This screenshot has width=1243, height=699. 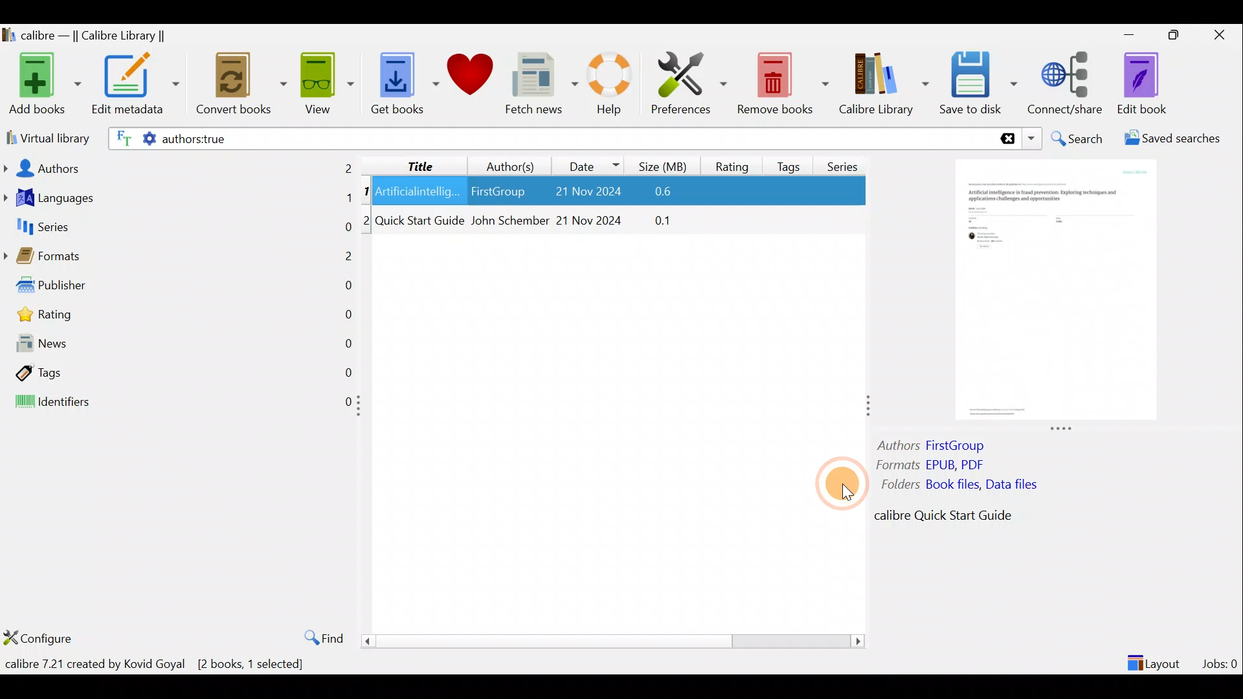 I want to click on Tags, so click(x=791, y=161).